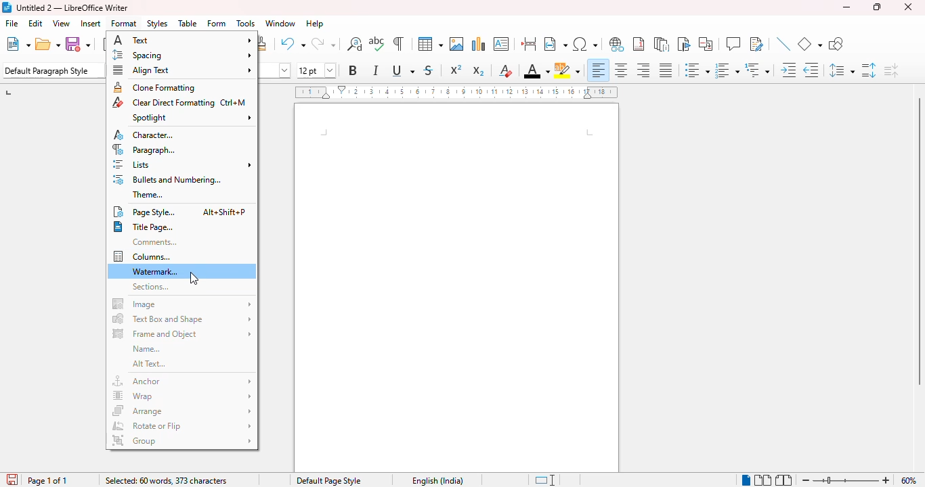 The height and width of the screenshot is (487, 925). What do you see at coordinates (846, 7) in the screenshot?
I see `minimize` at bounding box center [846, 7].